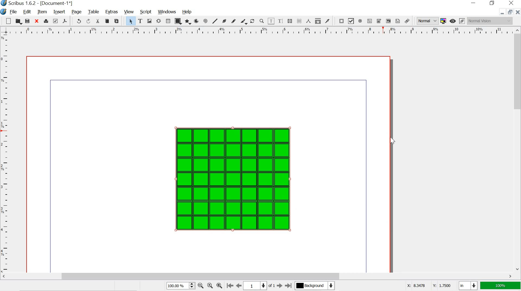 This screenshot has height=291, width=521. What do you see at coordinates (262, 286) in the screenshot?
I see `page numbers` at bounding box center [262, 286].